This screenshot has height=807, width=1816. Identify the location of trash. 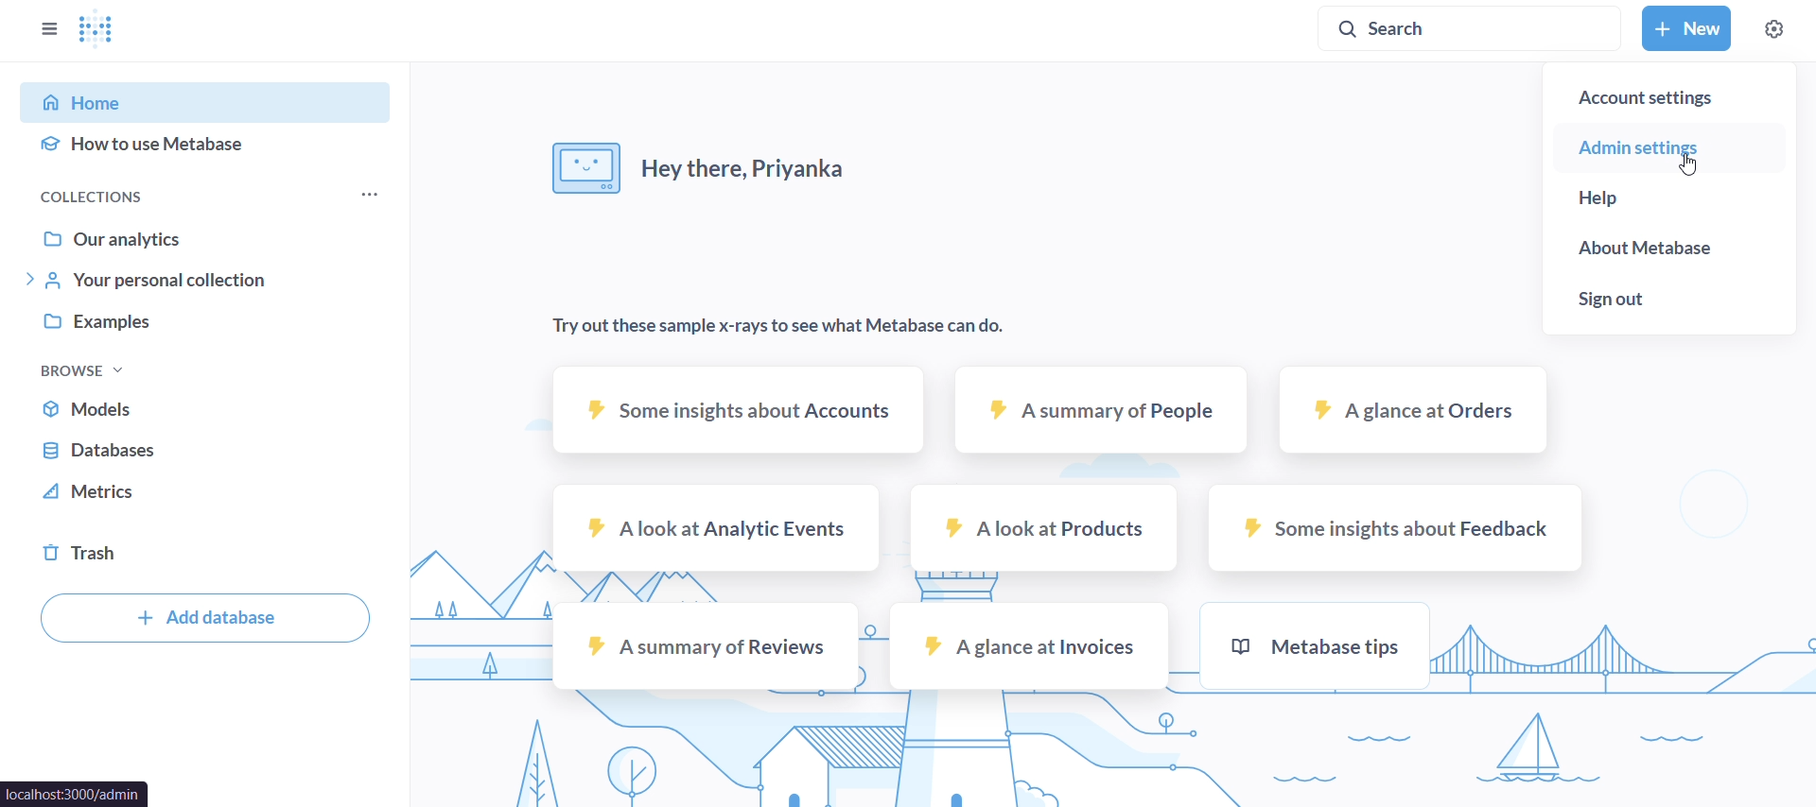
(205, 554).